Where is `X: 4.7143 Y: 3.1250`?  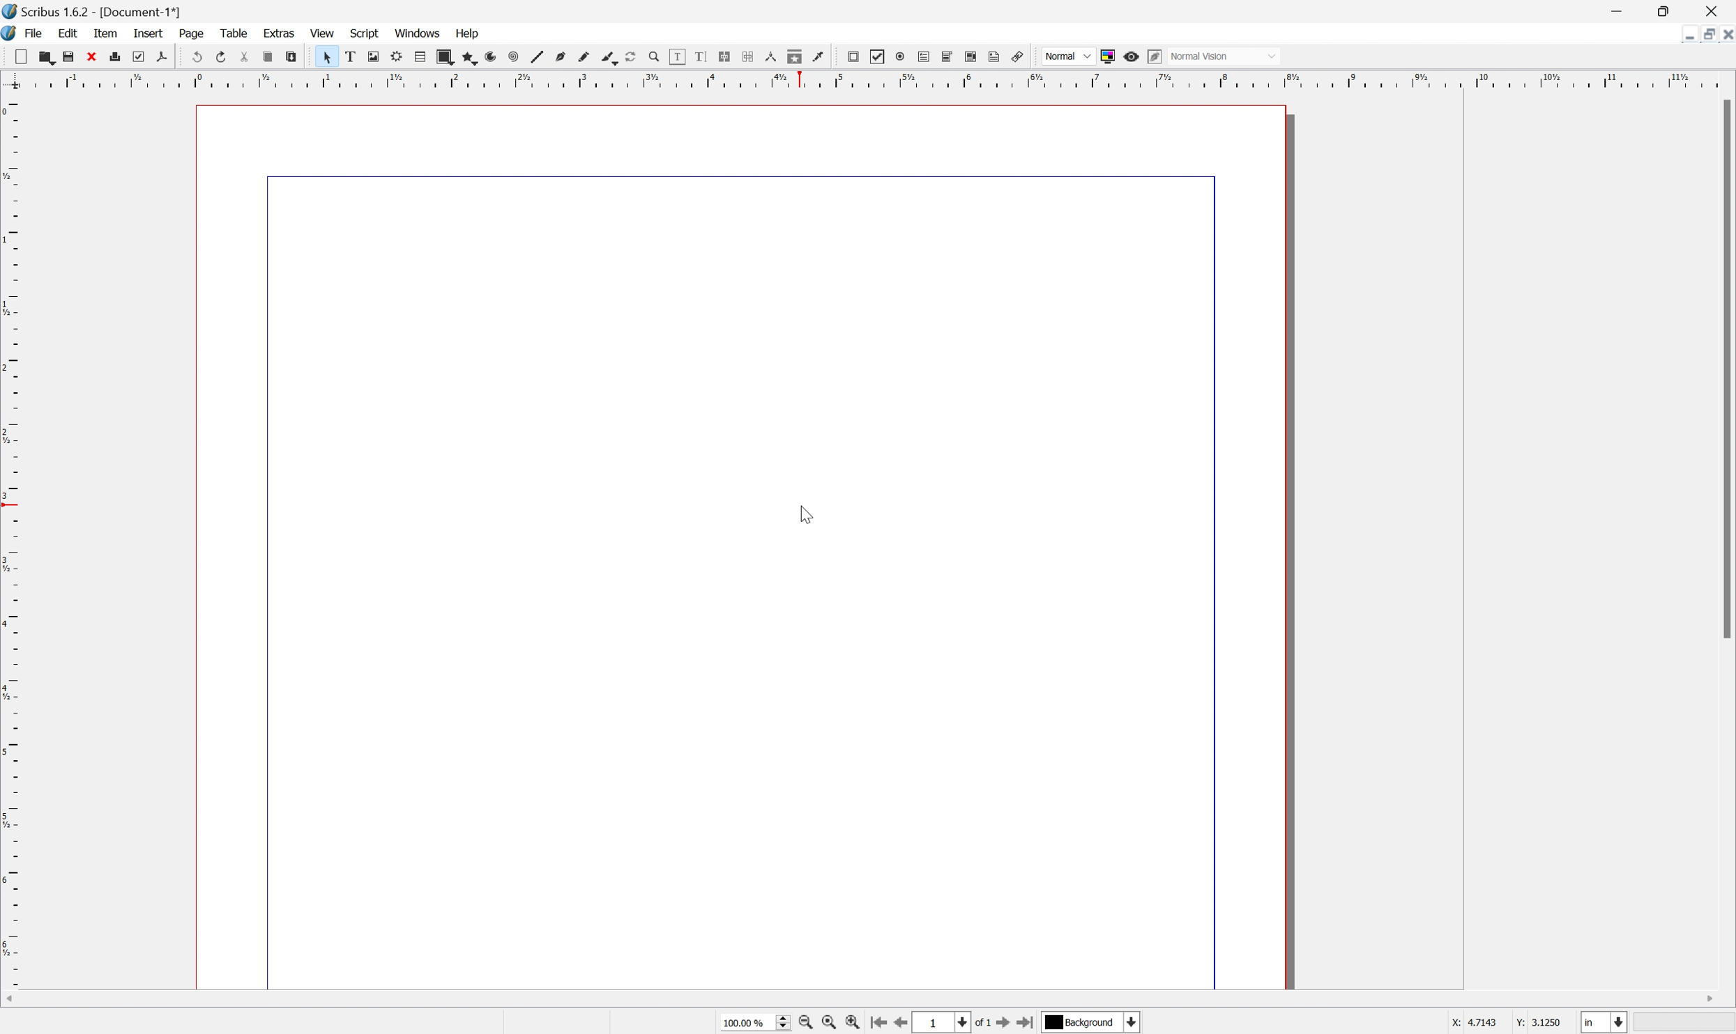
X: 4.7143 Y: 3.1250 is located at coordinates (1501, 1024).